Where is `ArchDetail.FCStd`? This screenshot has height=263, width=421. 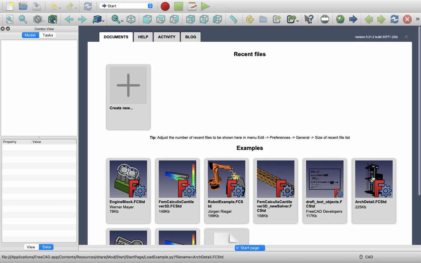 ArchDetail.FCStd is located at coordinates (373, 192).